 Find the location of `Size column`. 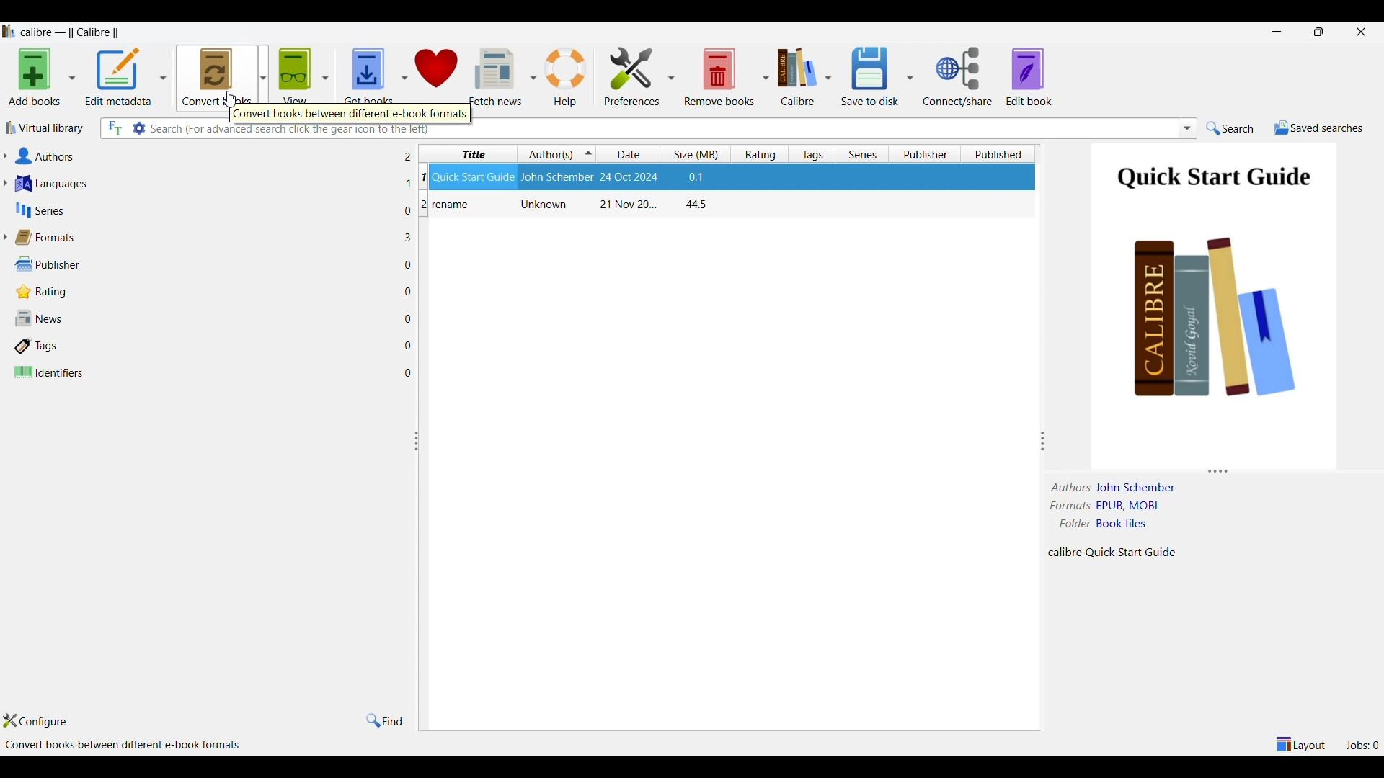

Size column is located at coordinates (696, 153).